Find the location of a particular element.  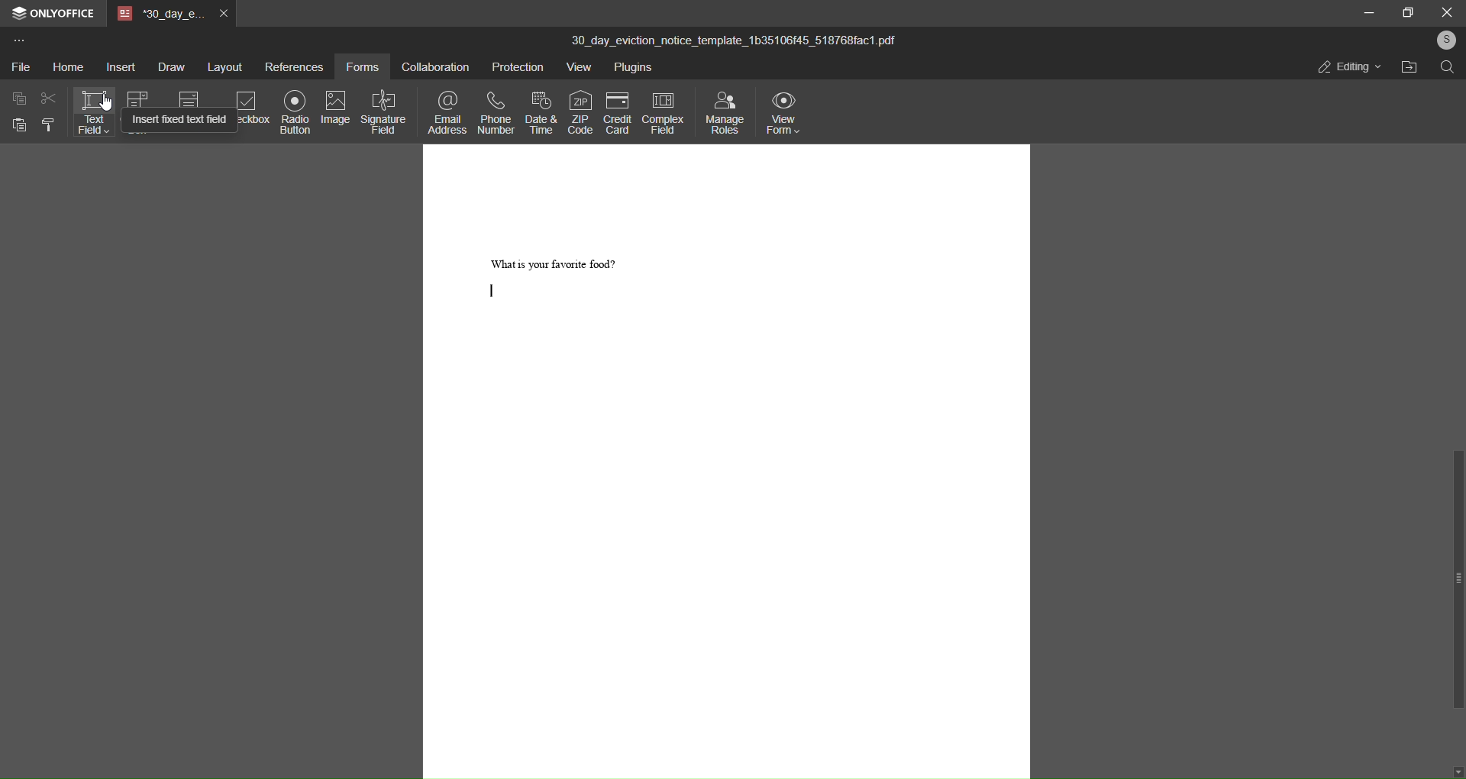

radio button is located at coordinates (292, 111).